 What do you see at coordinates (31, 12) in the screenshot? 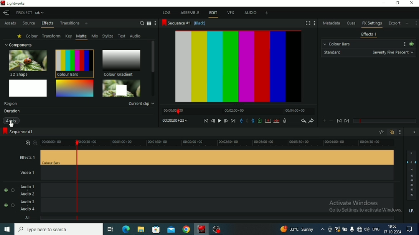
I see `Project status bar` at bounding box center [31, 12].